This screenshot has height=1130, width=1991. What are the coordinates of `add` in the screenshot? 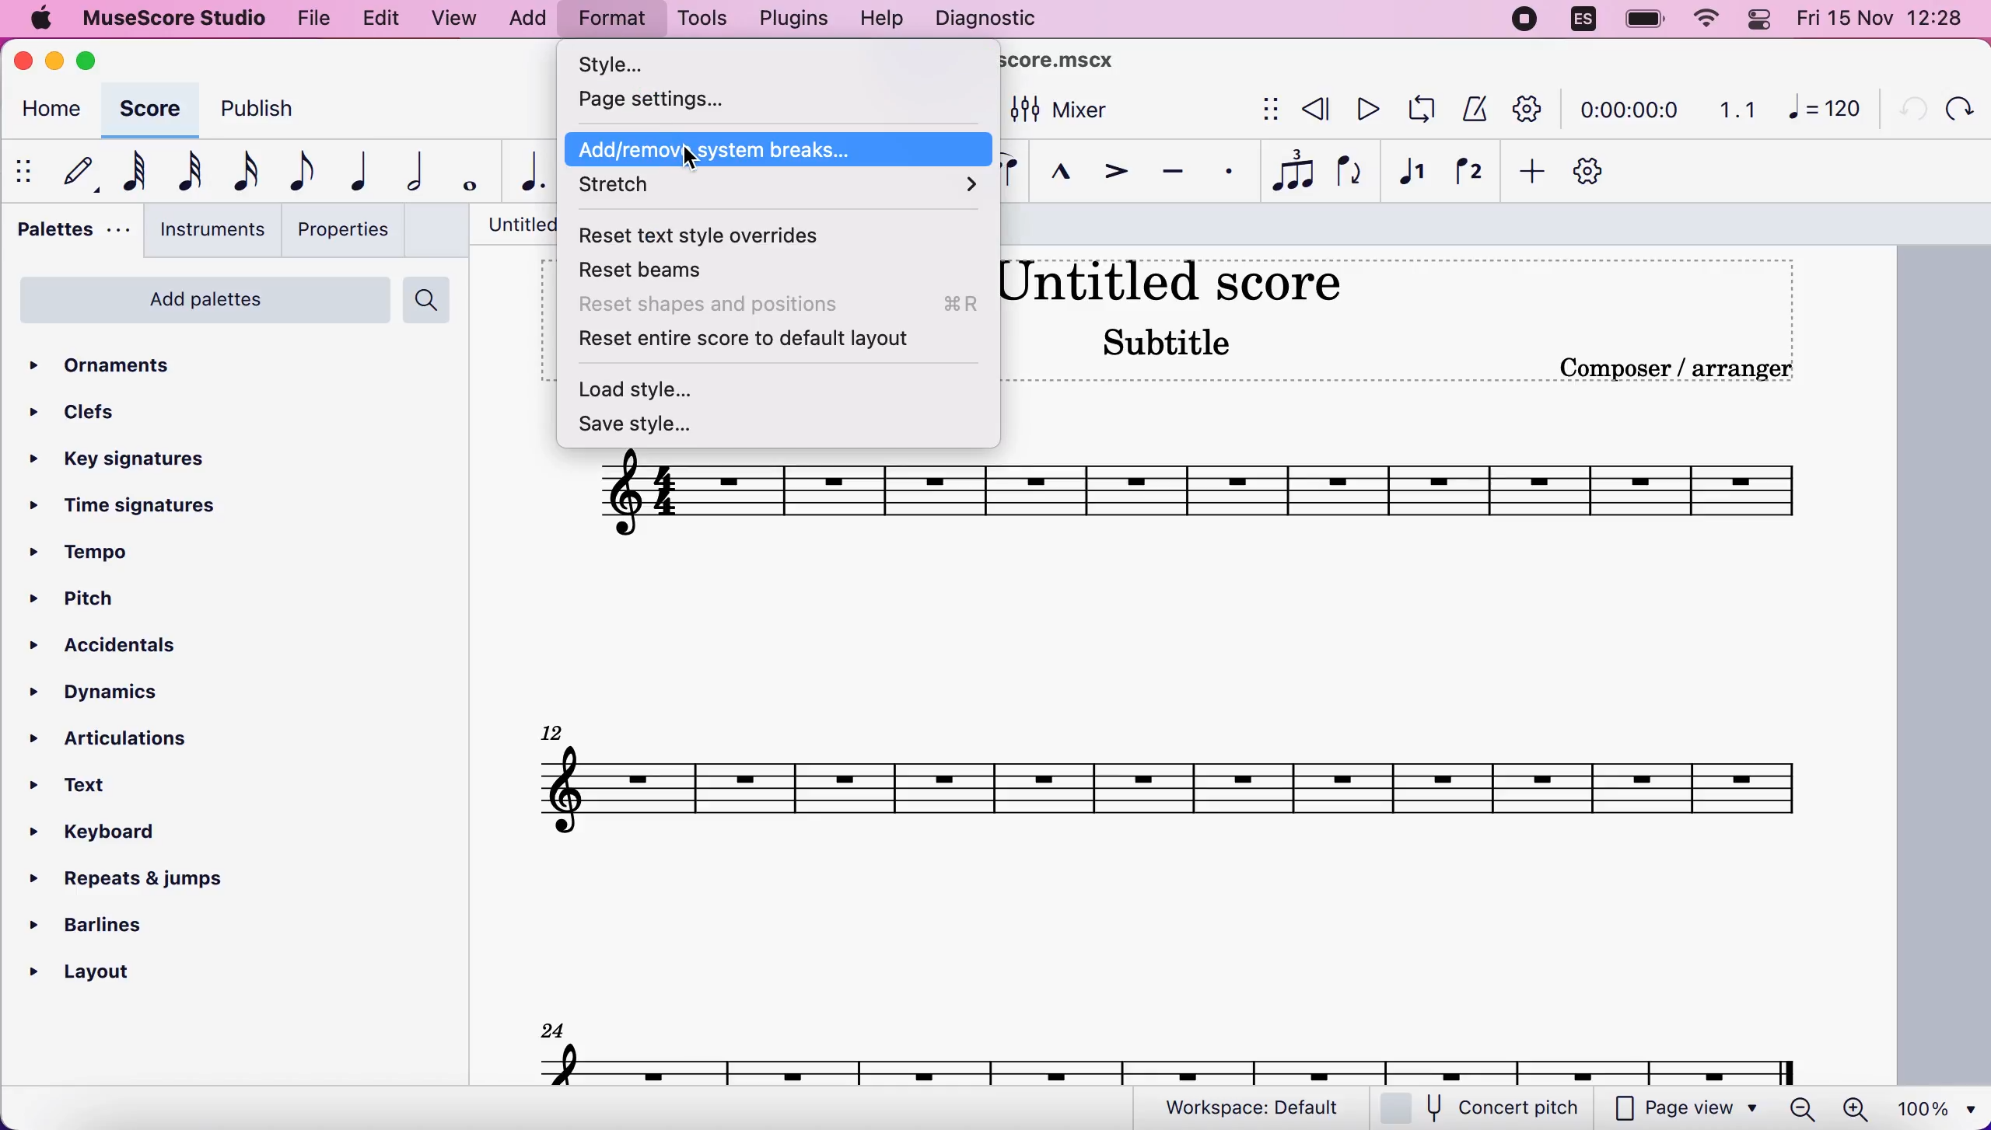 It's located at (1527, 173).